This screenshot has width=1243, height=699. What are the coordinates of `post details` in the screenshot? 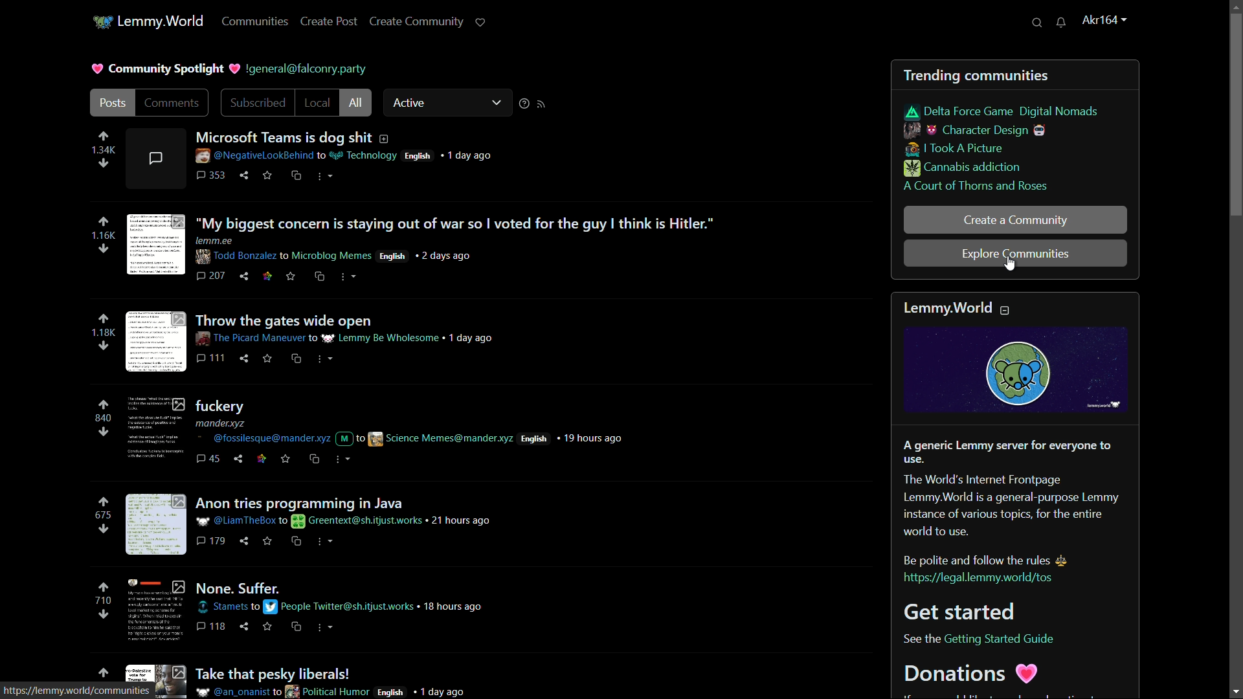 It's located at (336, 692).